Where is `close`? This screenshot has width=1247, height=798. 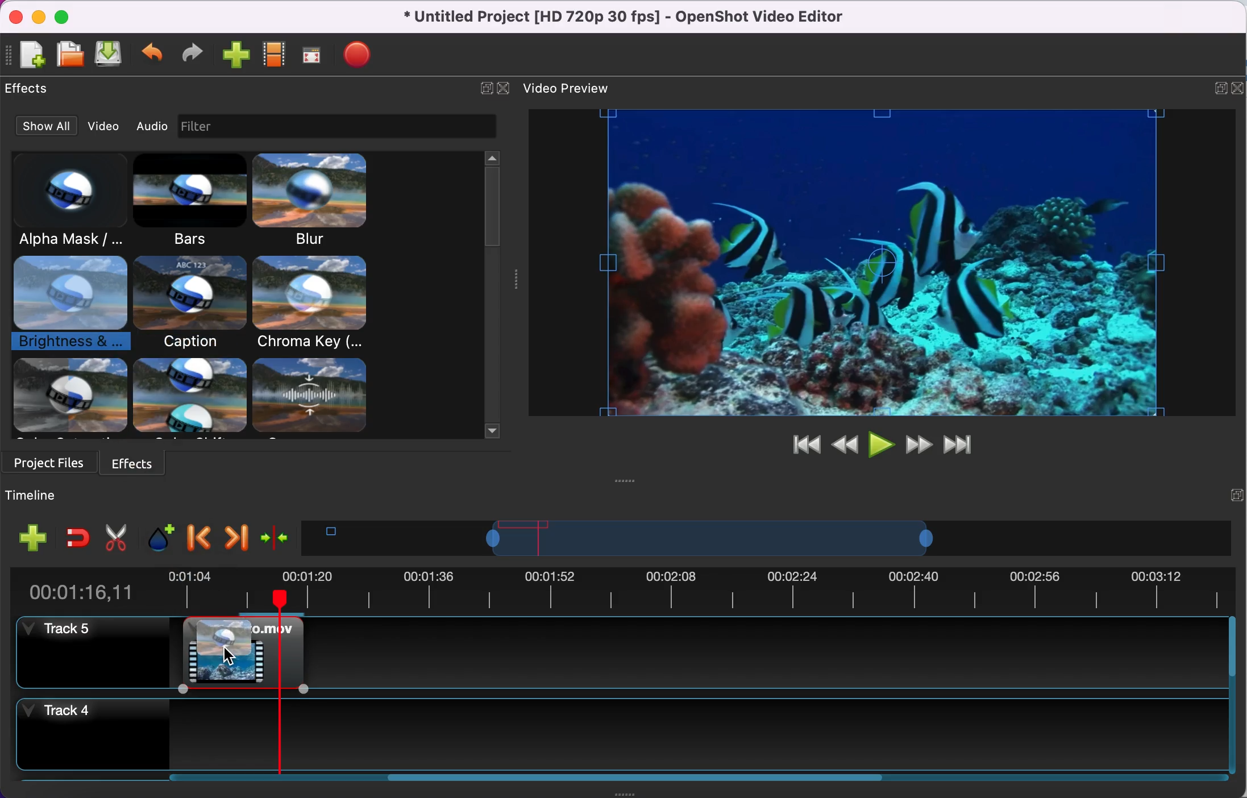
close is located at coordinates (504, 87).